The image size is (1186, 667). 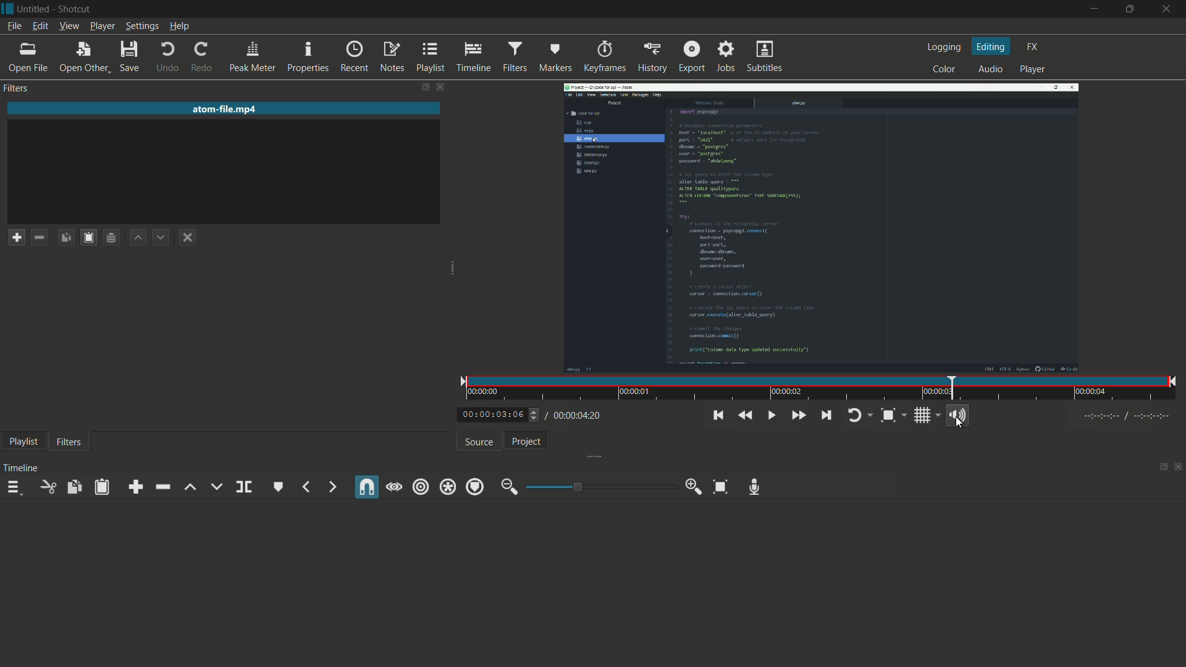 What do you see at coordinates (17, 237) in the screenshot?
I see `add a filter` at bounding box center [17, 237].